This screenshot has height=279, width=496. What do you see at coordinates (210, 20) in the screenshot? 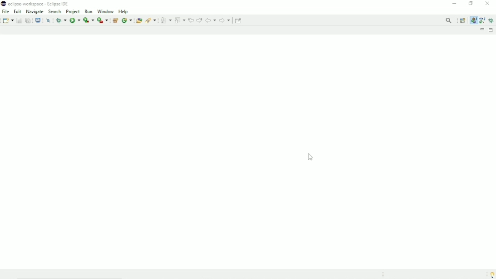
I see `Back` at bounding box center [210, 20].